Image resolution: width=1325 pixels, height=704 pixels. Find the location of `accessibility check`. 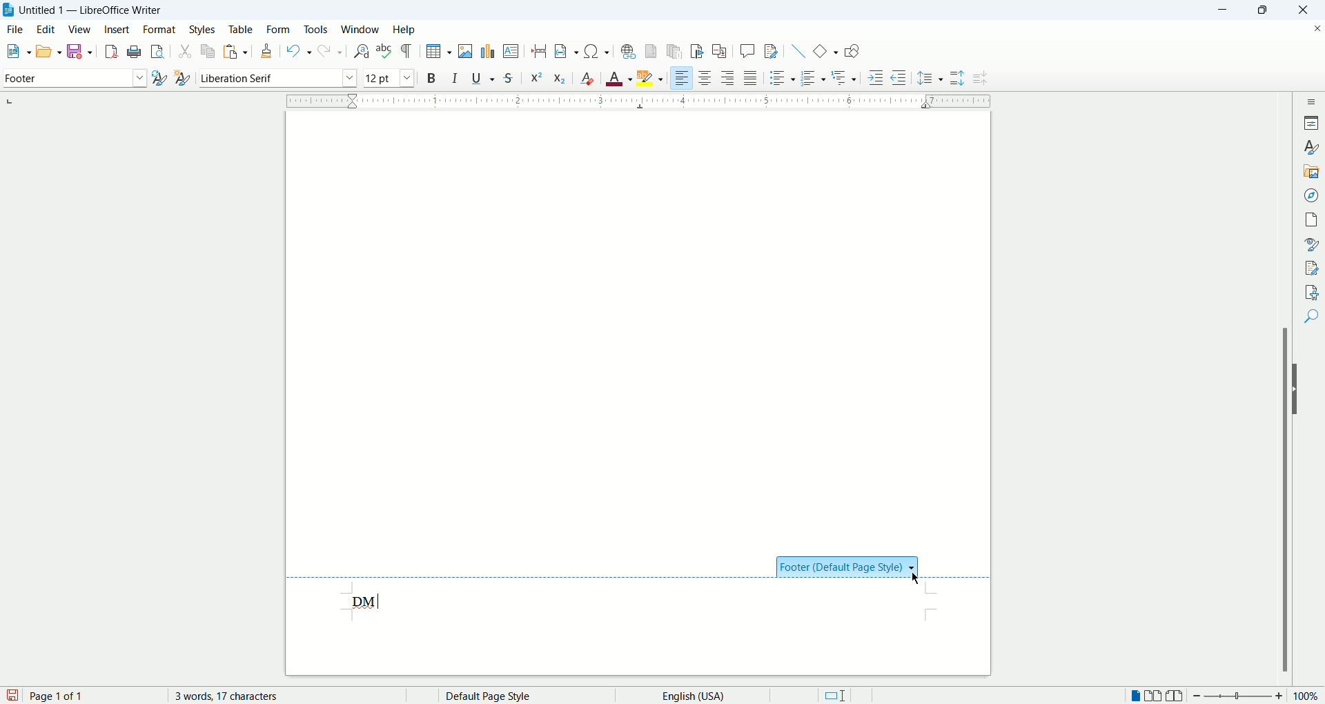

accessibility check is located at coordinates (1312, 291).